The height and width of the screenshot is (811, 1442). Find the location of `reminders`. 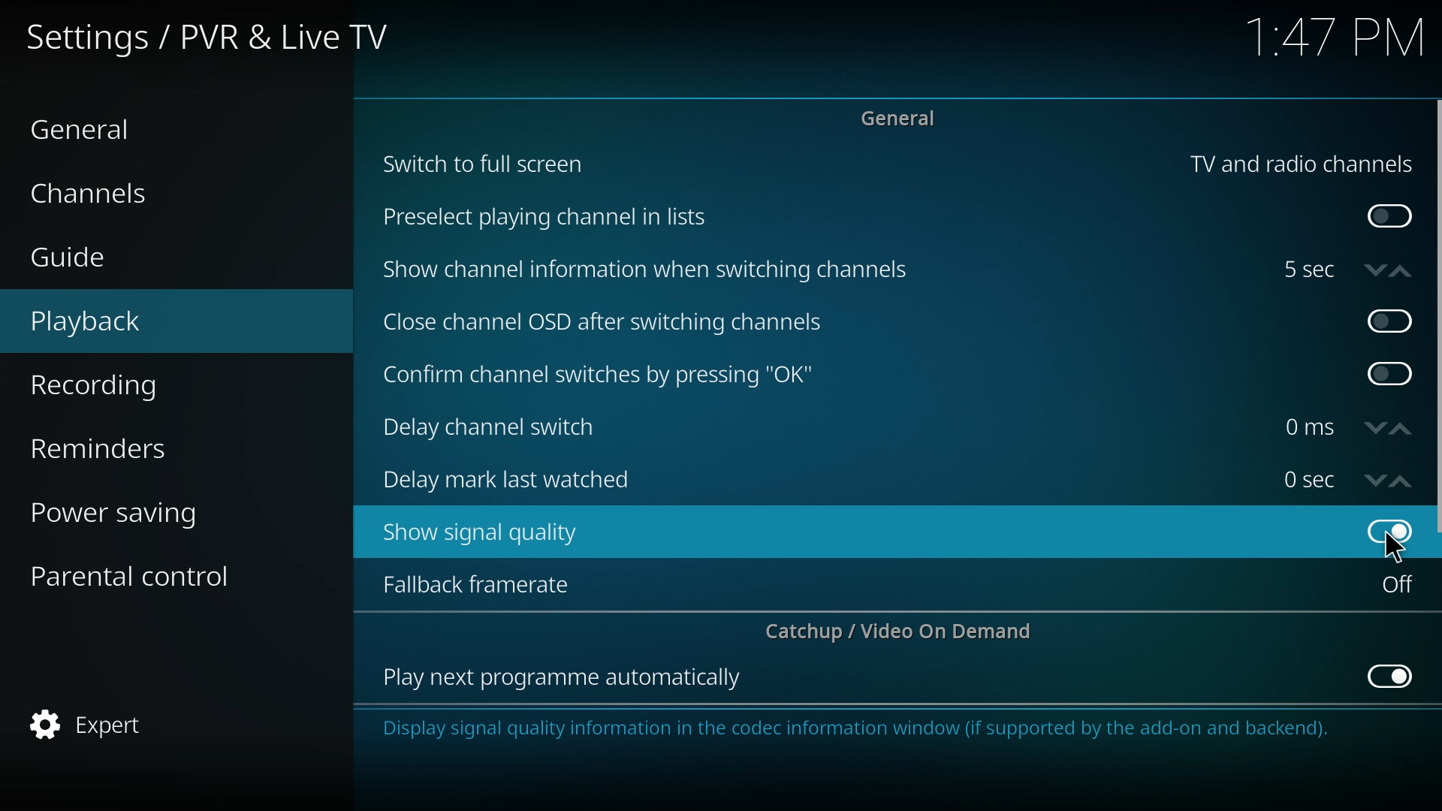

reminders is located at coordinates (135, 445).